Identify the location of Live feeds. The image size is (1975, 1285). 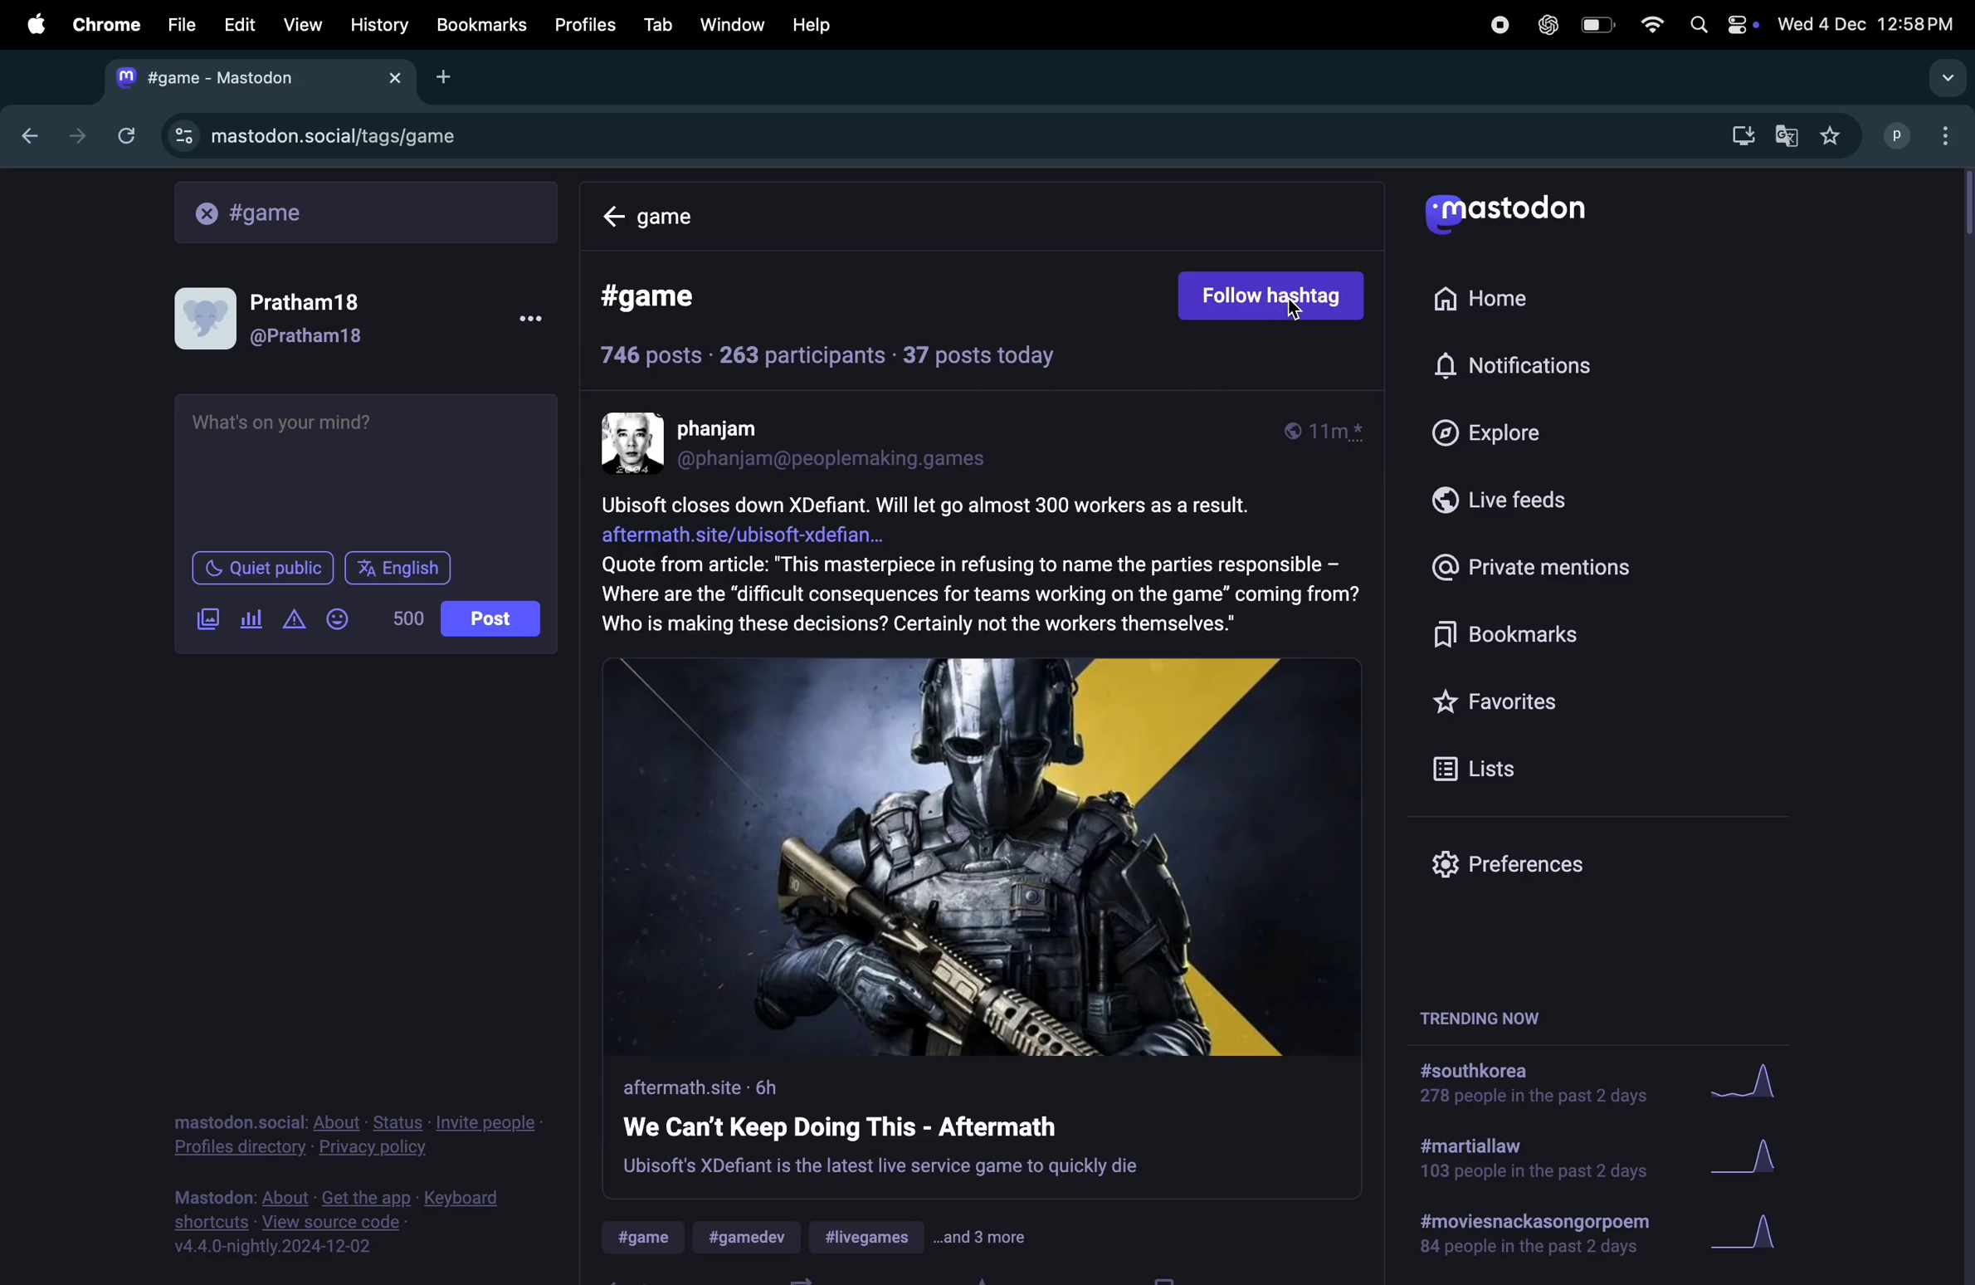
(1534, 506).